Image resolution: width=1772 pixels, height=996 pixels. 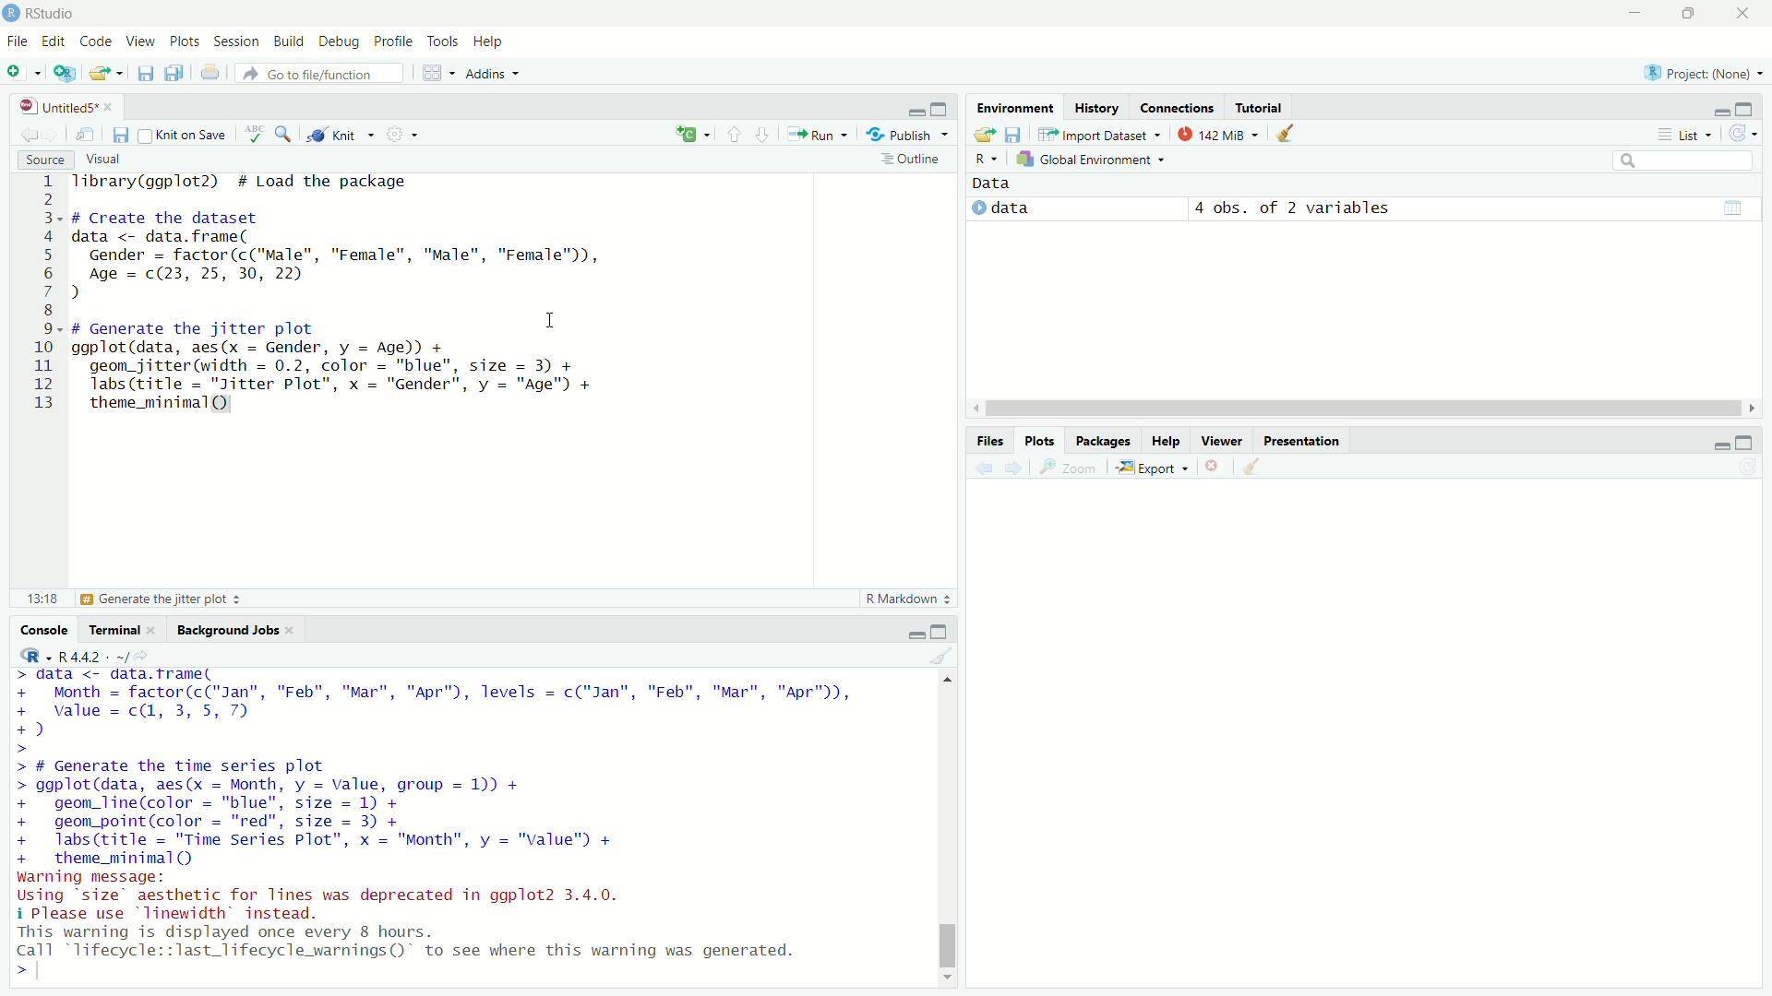 What do you see at coordinates (42, 295) in the screenshot?
I see `serial number` at bounding box center [42, 295].